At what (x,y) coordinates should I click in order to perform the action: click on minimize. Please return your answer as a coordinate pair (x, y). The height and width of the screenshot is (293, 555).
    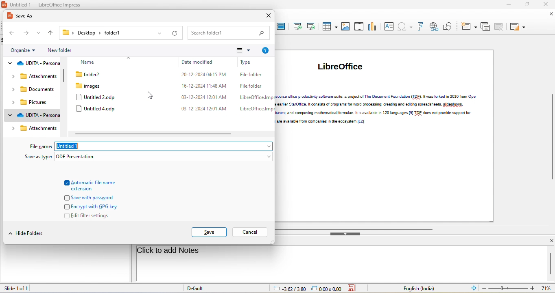
    Looking at the image, I should click on (510, 5).